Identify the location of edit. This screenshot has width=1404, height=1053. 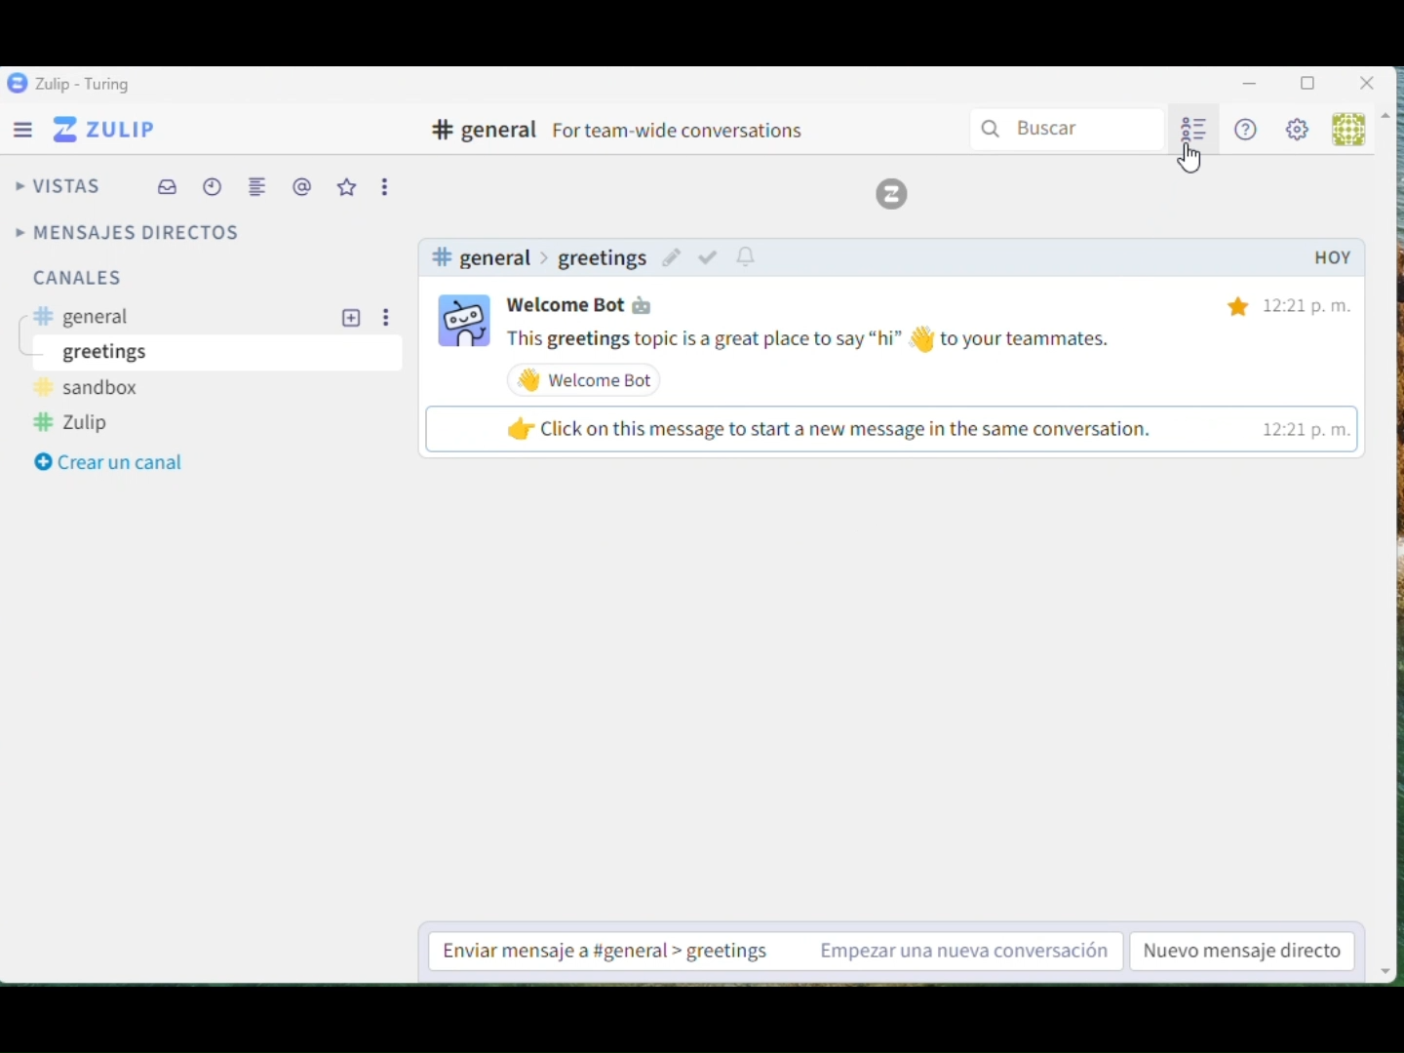
(670, 257).